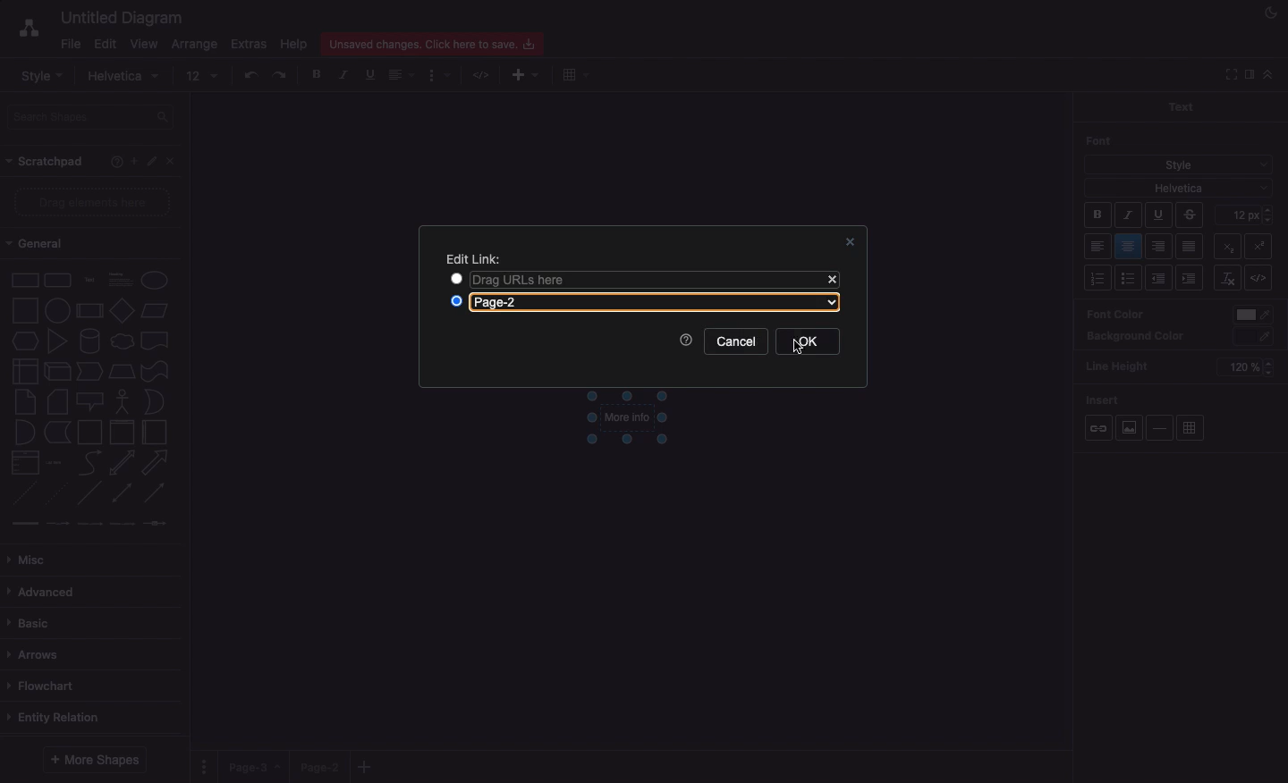 The height and width of the screenshot is (783, 1288). What do you see at coordinates (1263, 243) in the screenshot?
I see `Subscript` at bounding box center [1263, 243].